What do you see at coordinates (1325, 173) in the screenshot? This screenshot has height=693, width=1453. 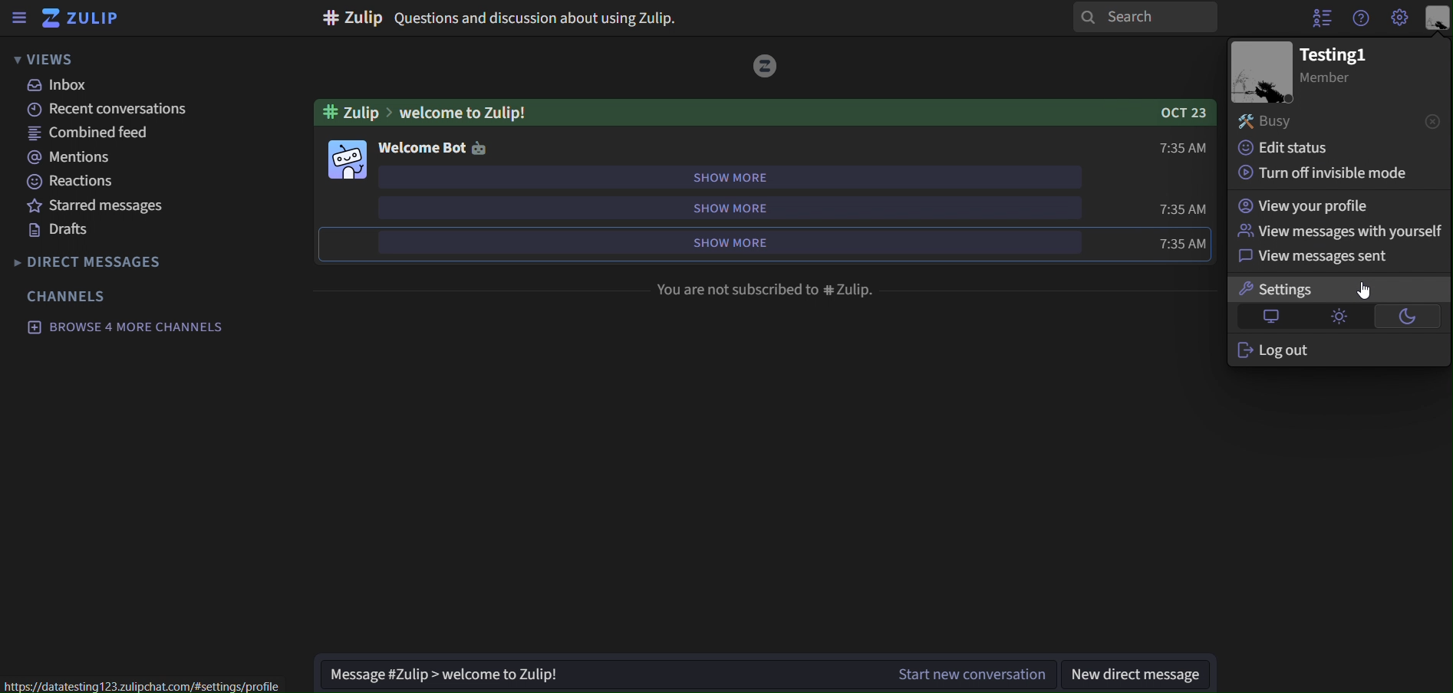 I see `turn off invisible mode` at bounding box center [1325, 173].